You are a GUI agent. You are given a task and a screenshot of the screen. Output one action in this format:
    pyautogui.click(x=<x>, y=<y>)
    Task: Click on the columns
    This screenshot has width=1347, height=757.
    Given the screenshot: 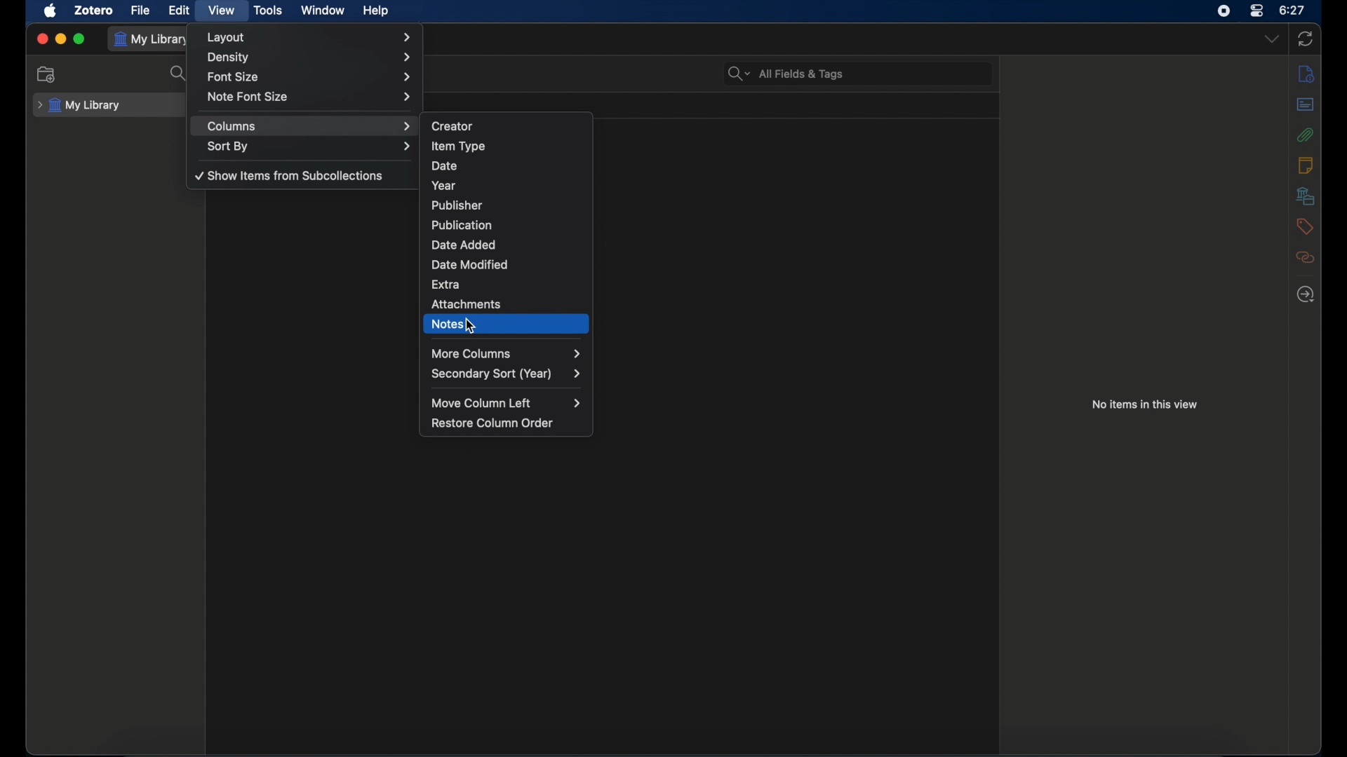 What is the action you would take?
    pyautogui.click(x=309, y=126)
    